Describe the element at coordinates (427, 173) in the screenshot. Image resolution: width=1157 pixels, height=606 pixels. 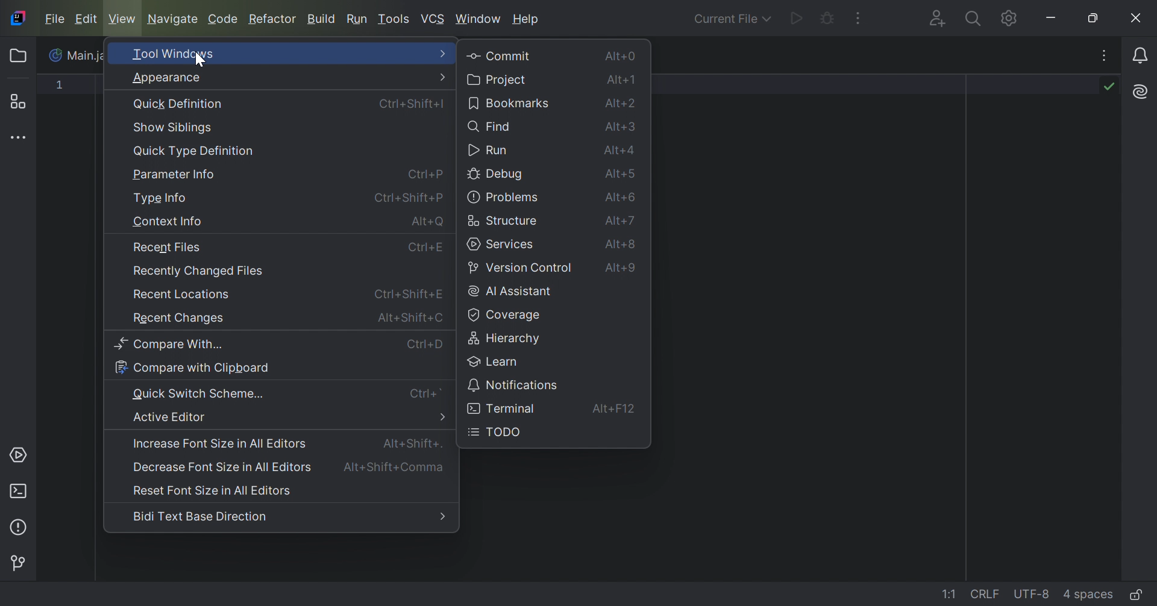
I see `Ctrl+P` at that location.